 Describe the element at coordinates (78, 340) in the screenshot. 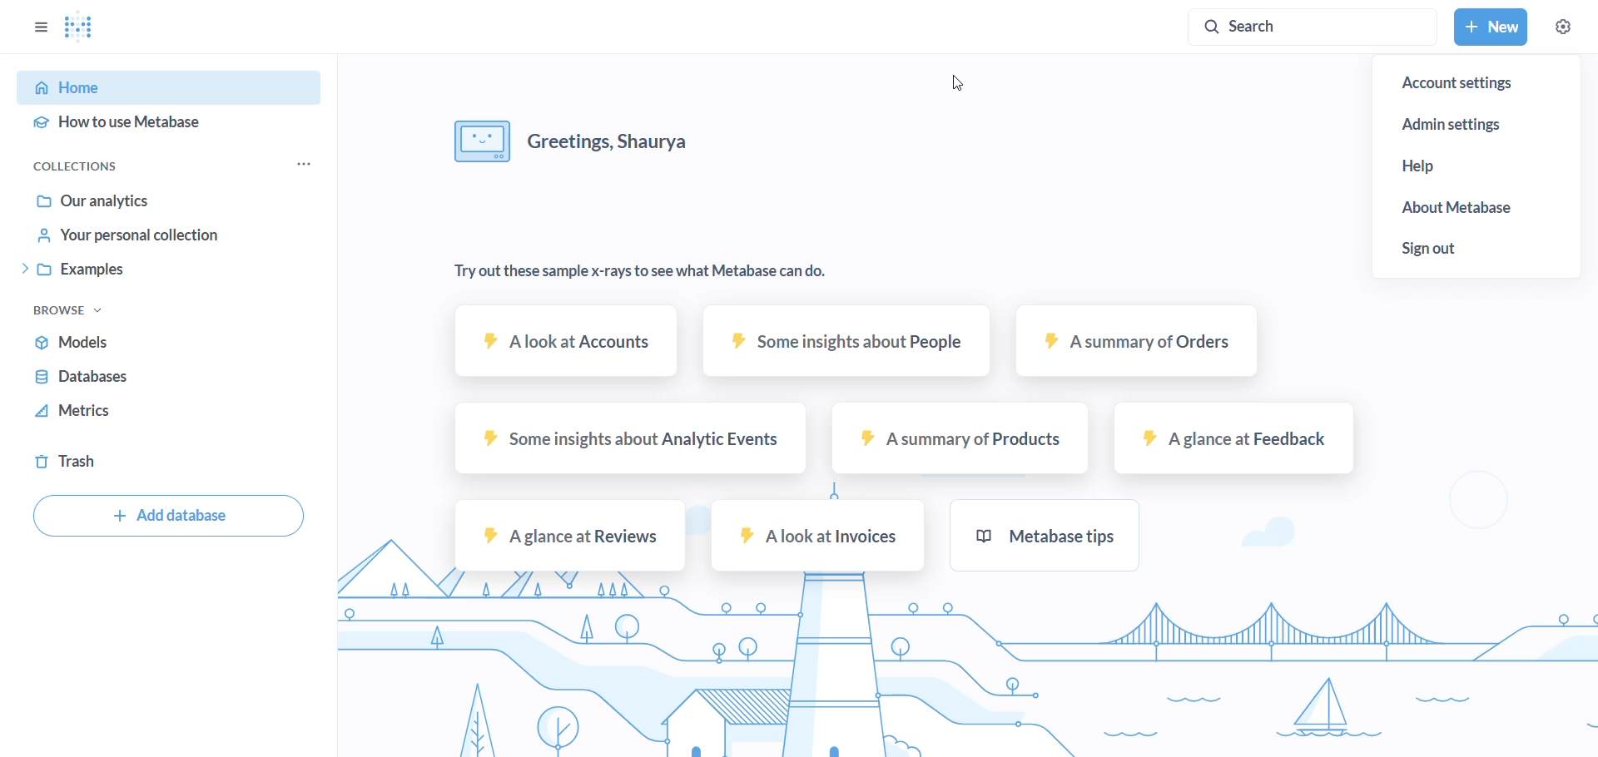

I see `models` at that location.